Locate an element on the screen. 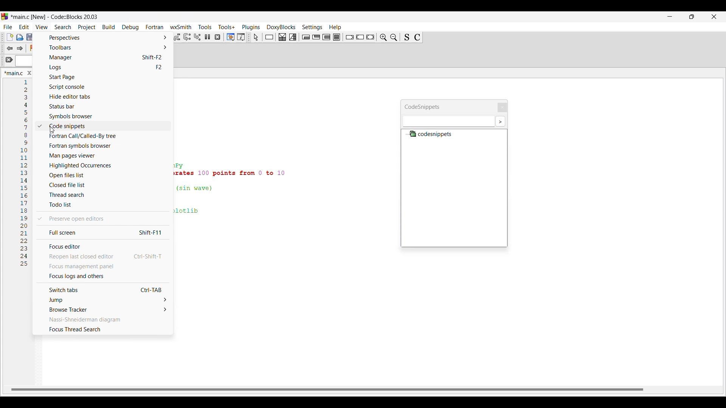 The width and height of the screenshot is (726, 408). Show in smaller tab is located at coordinates (692, 17).